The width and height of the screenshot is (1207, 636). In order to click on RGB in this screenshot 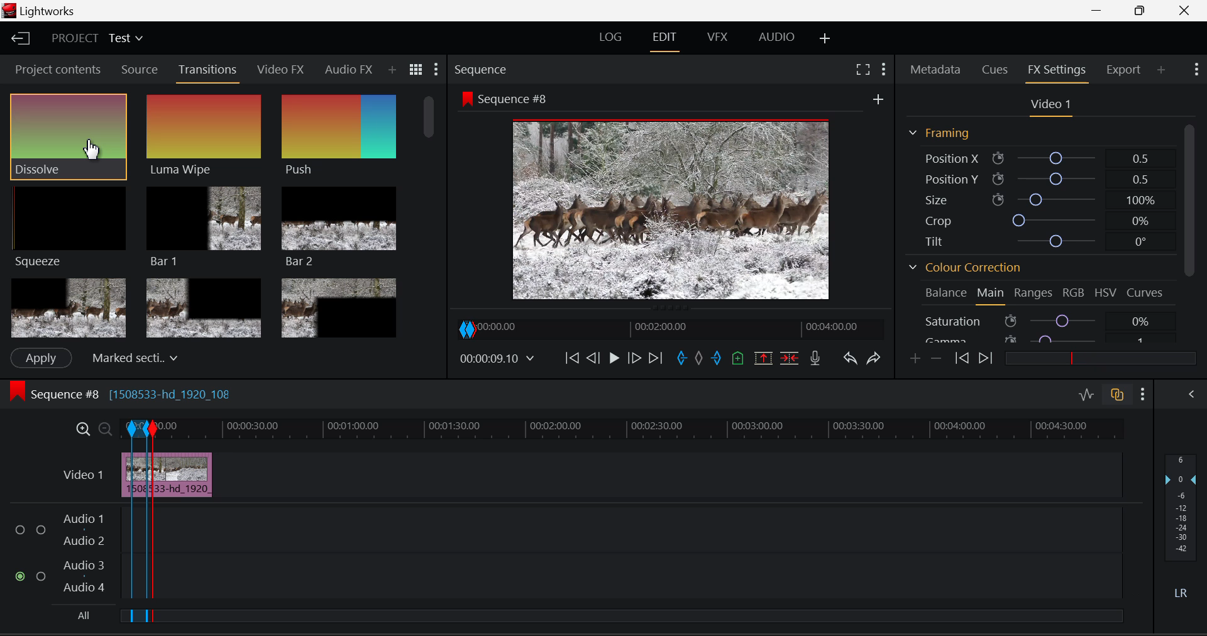, I will do `click(1071, 295)`.